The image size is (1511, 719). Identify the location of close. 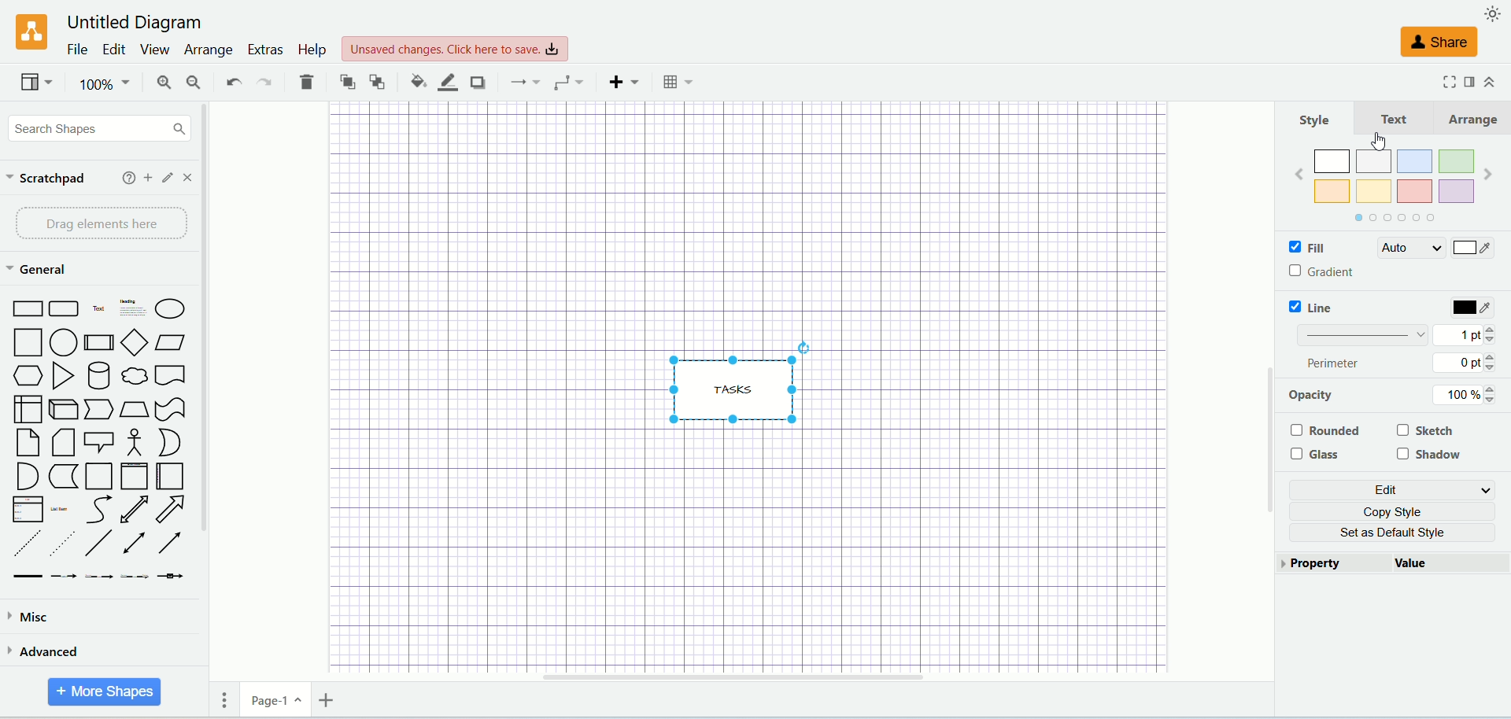
(190, 177).